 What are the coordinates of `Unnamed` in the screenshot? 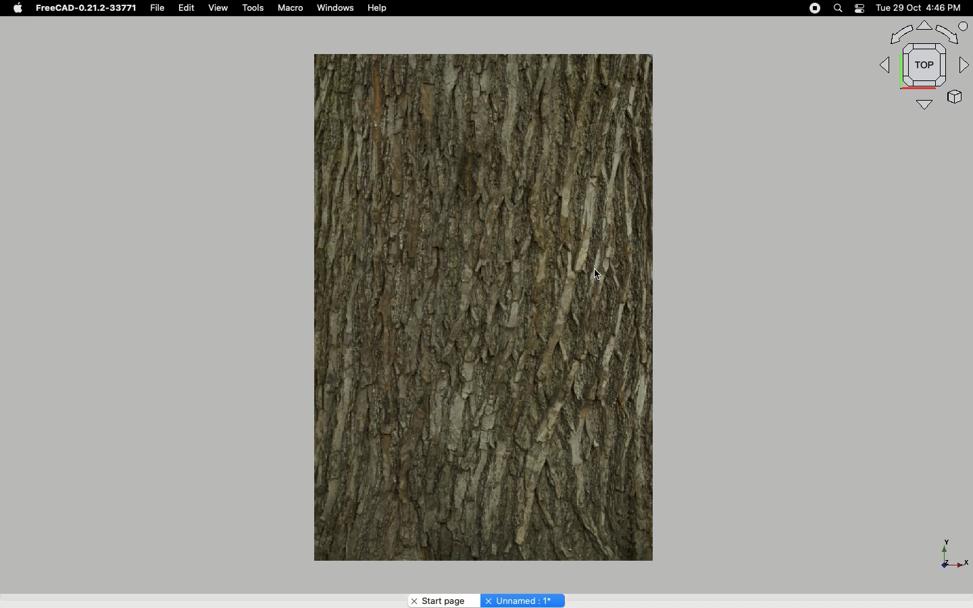 It's located at (522, 600).